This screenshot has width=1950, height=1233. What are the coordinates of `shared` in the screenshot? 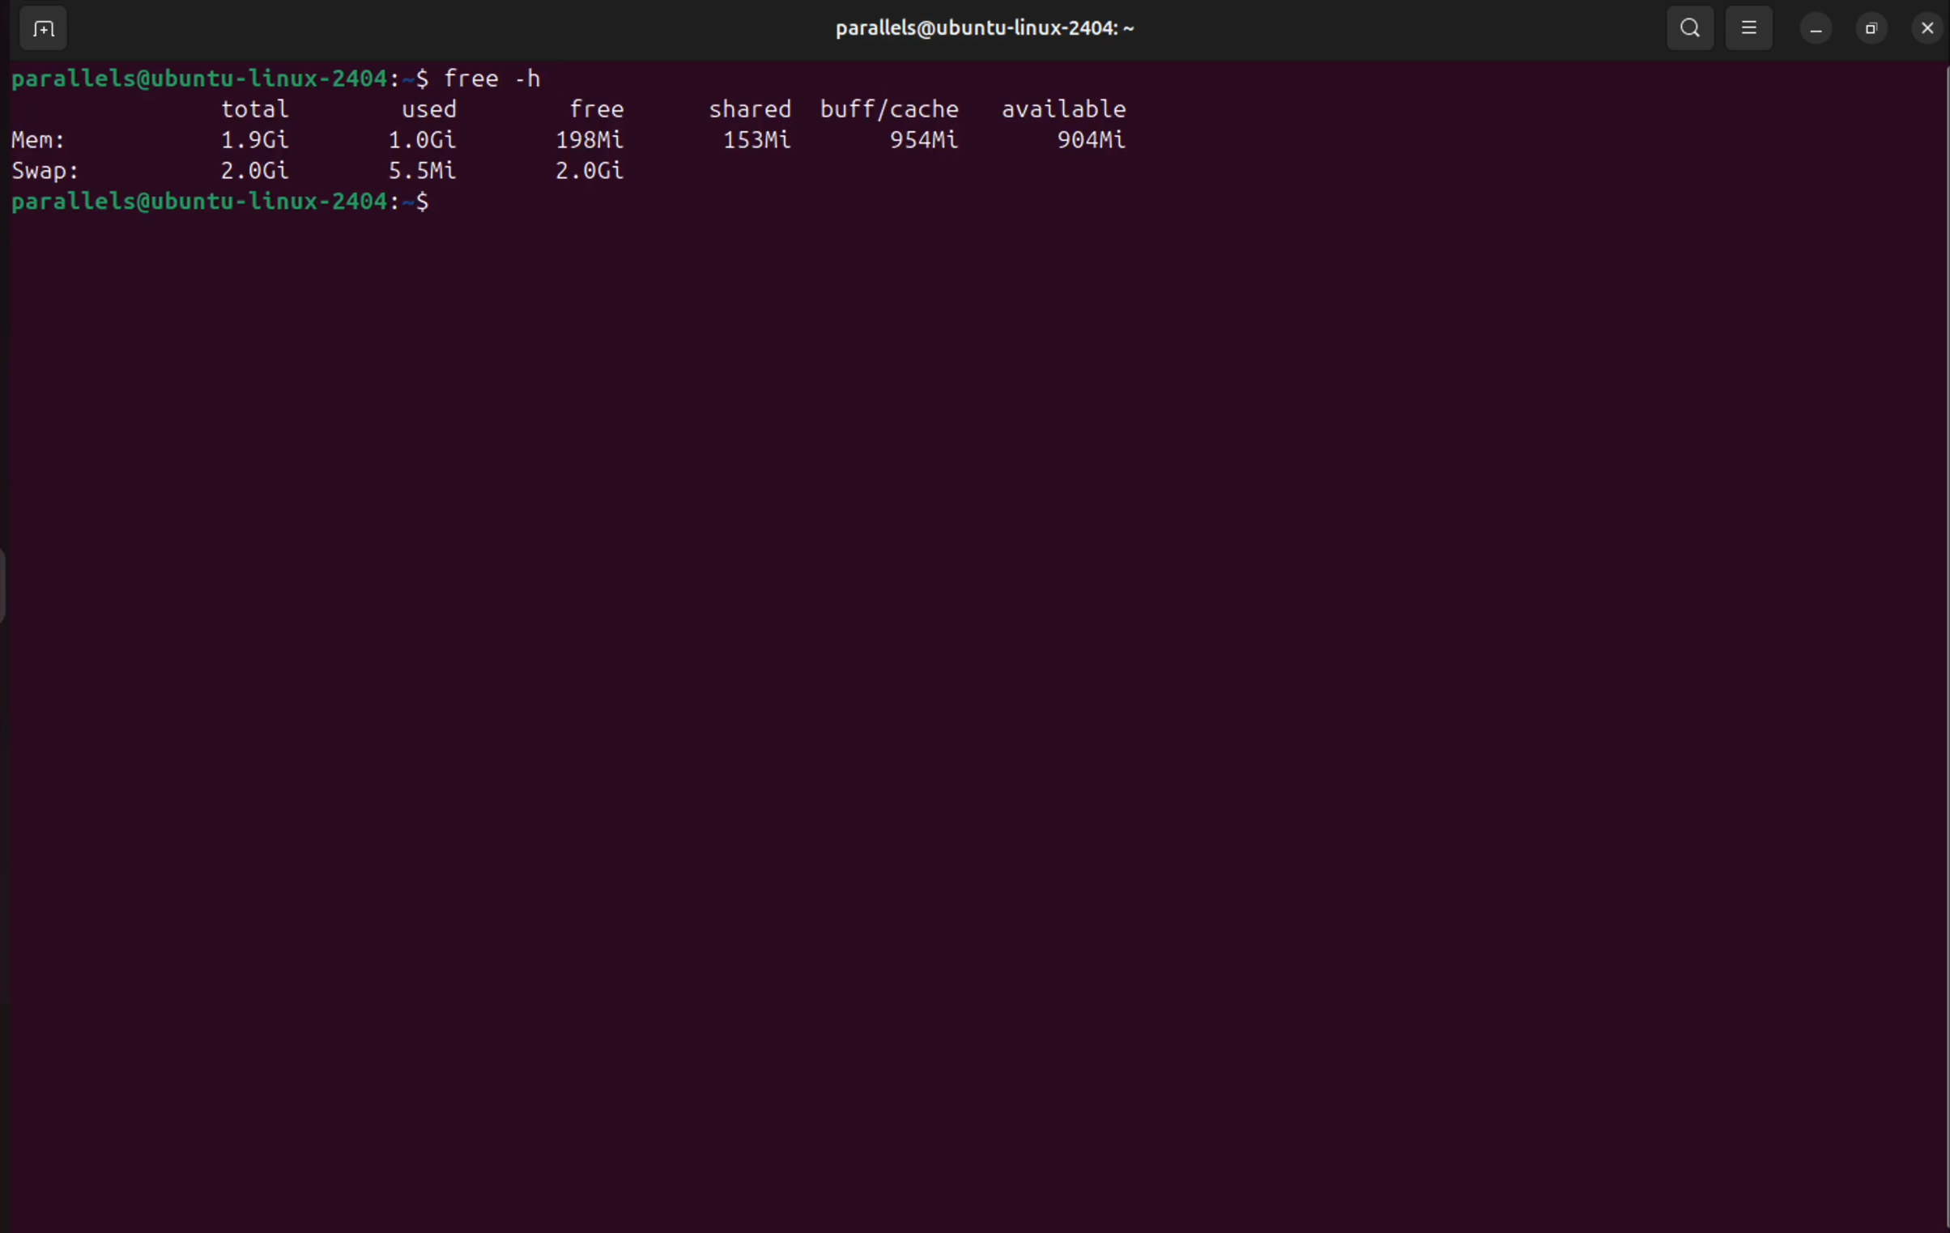 It's located at (751, 110).